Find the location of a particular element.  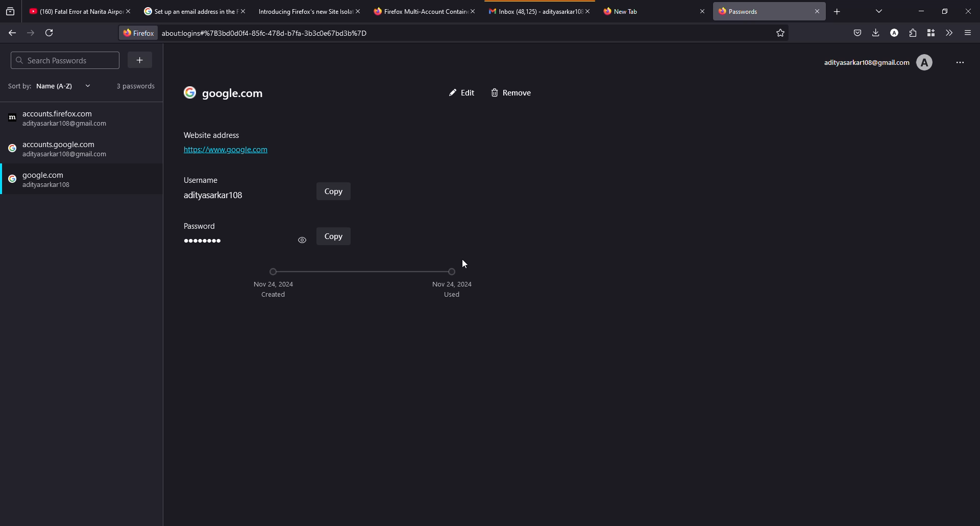

address is located at coordinates (212, 135).